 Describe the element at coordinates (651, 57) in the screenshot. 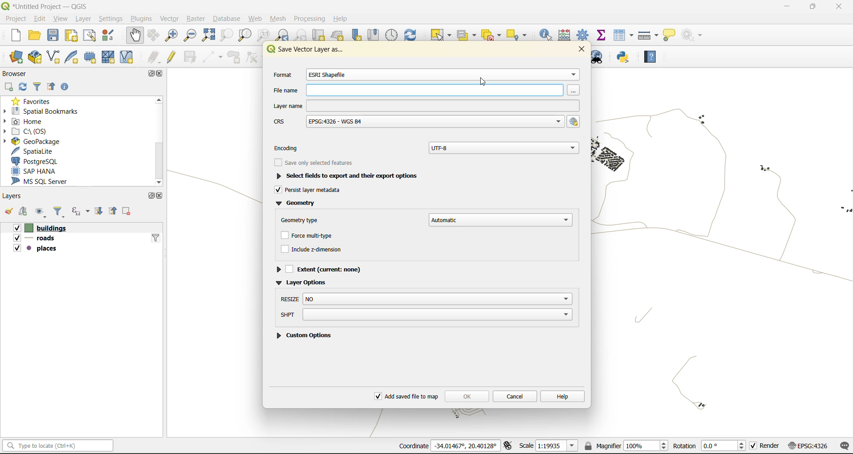

I see `help` at that location.